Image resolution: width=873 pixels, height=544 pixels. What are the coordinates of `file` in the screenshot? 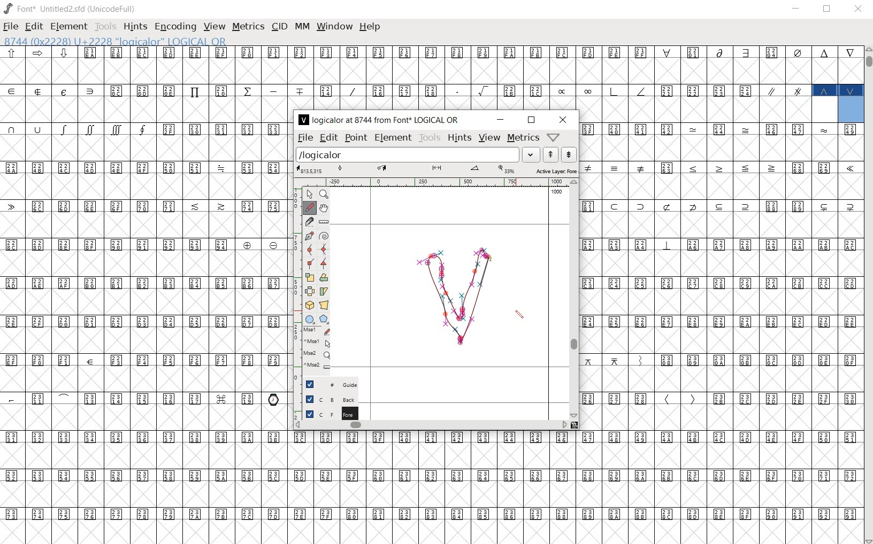 It's located at (11, 26).